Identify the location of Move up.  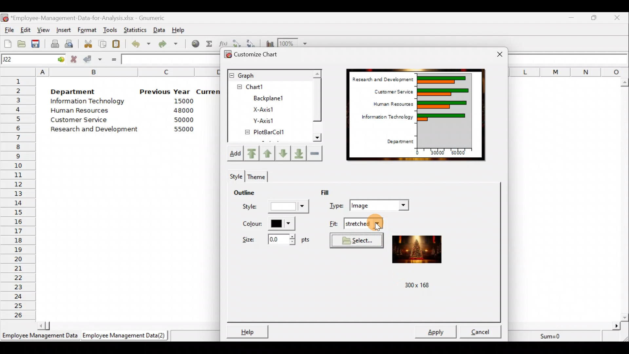
(268, 152).